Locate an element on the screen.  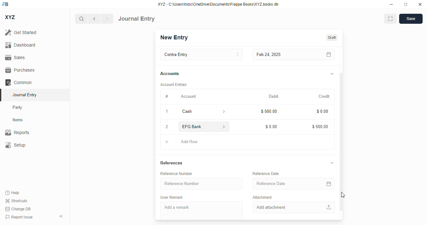
help is located at coordinates (13, 193).